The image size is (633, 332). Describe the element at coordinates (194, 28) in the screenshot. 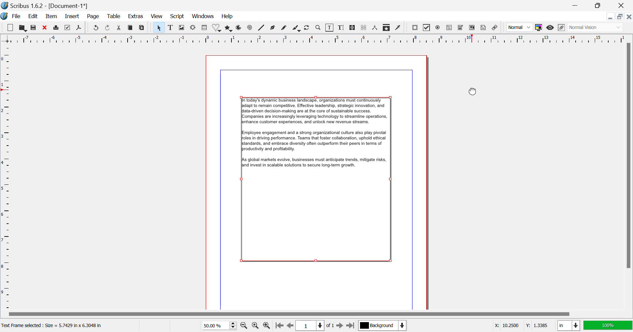

I see `Render Frame` at that location.